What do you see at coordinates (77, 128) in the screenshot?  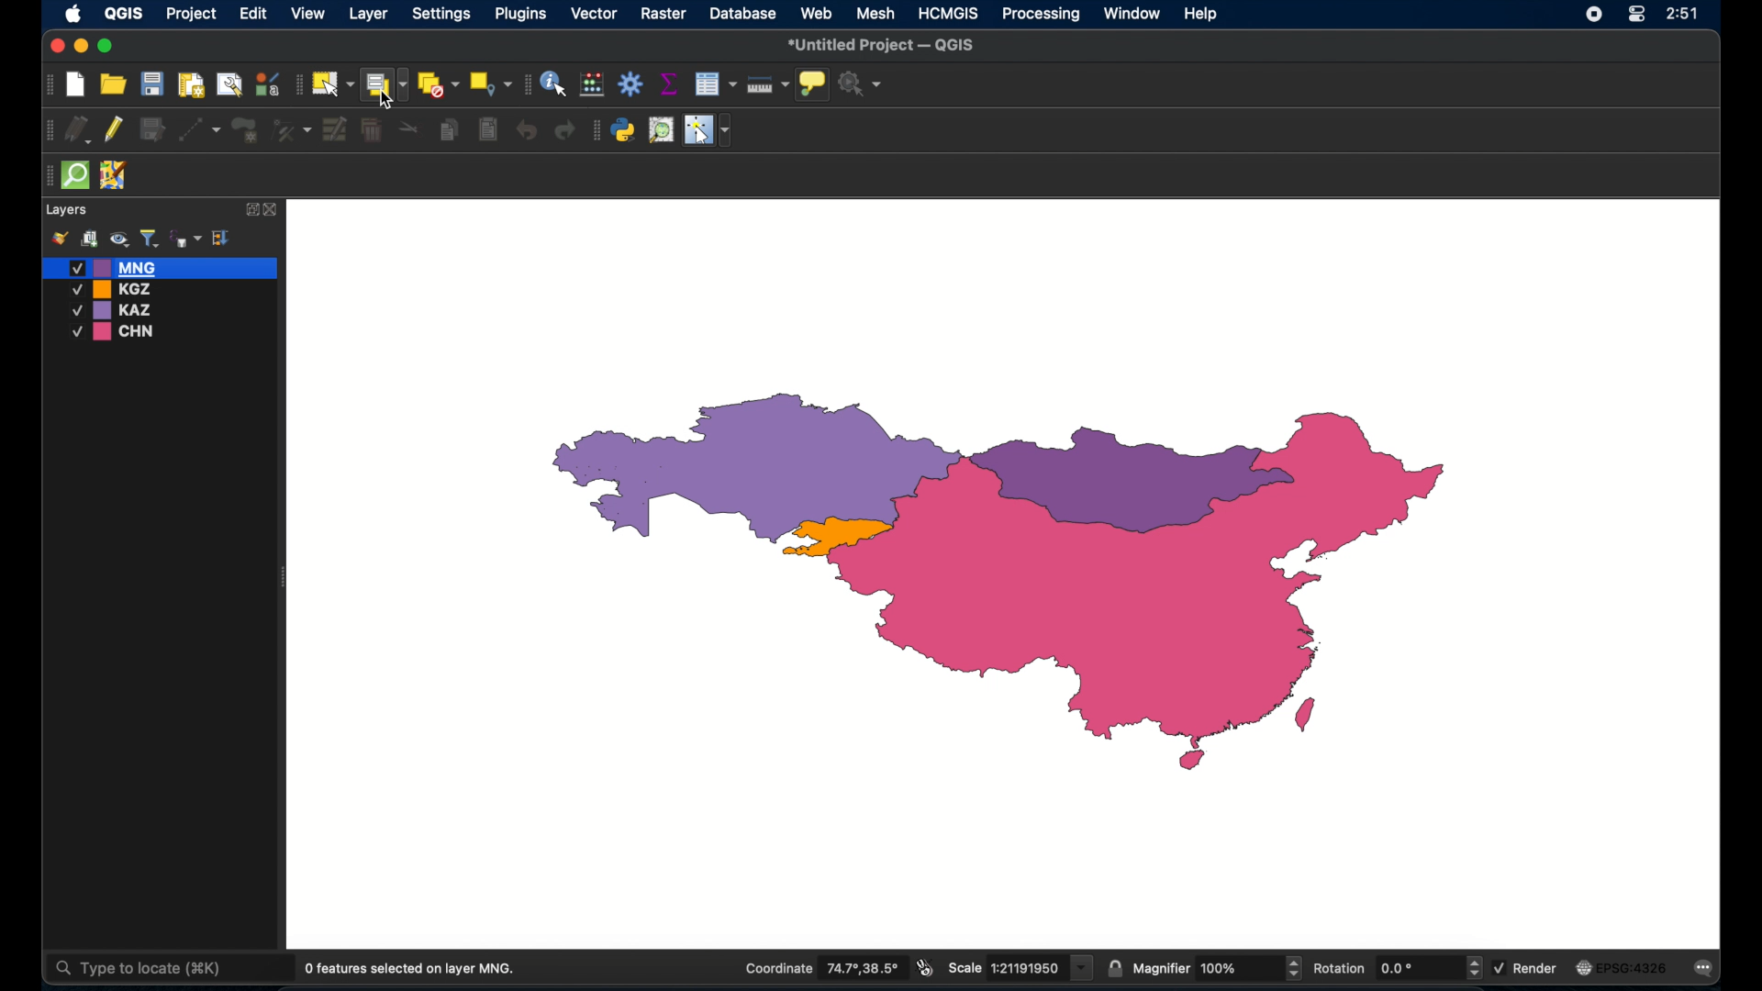 I see `current edits` at bounding box center [77, 128].